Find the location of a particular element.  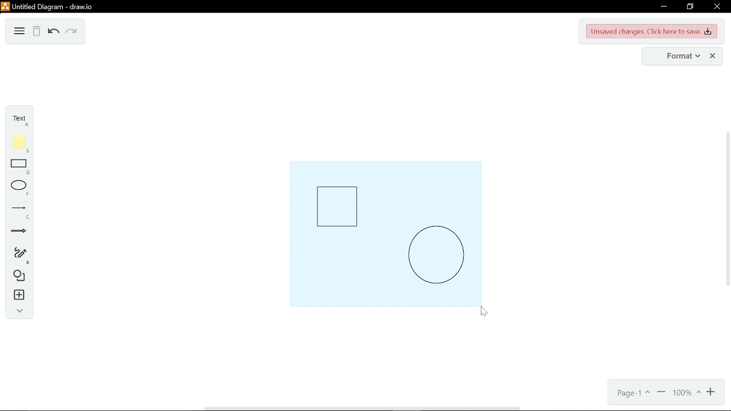

rectangle is located at coordinates (18, 168).